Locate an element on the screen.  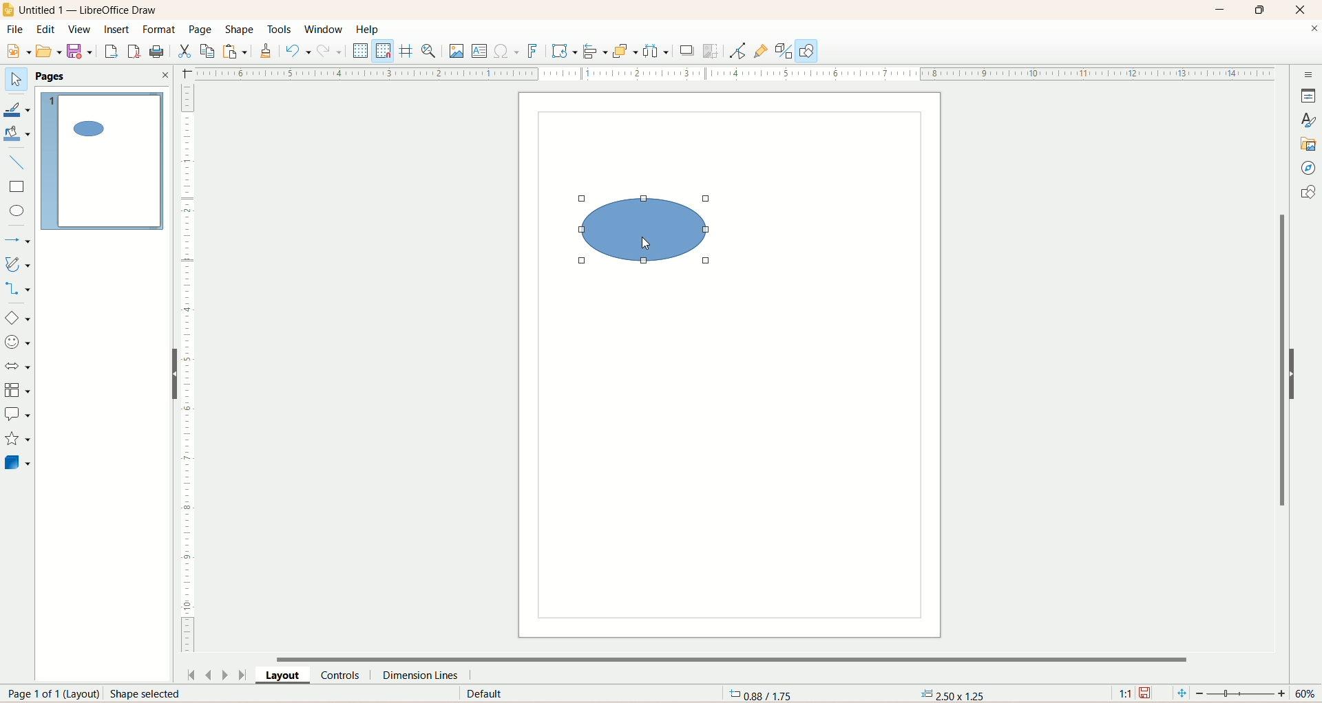
controls is located at coordinates (344, 675).